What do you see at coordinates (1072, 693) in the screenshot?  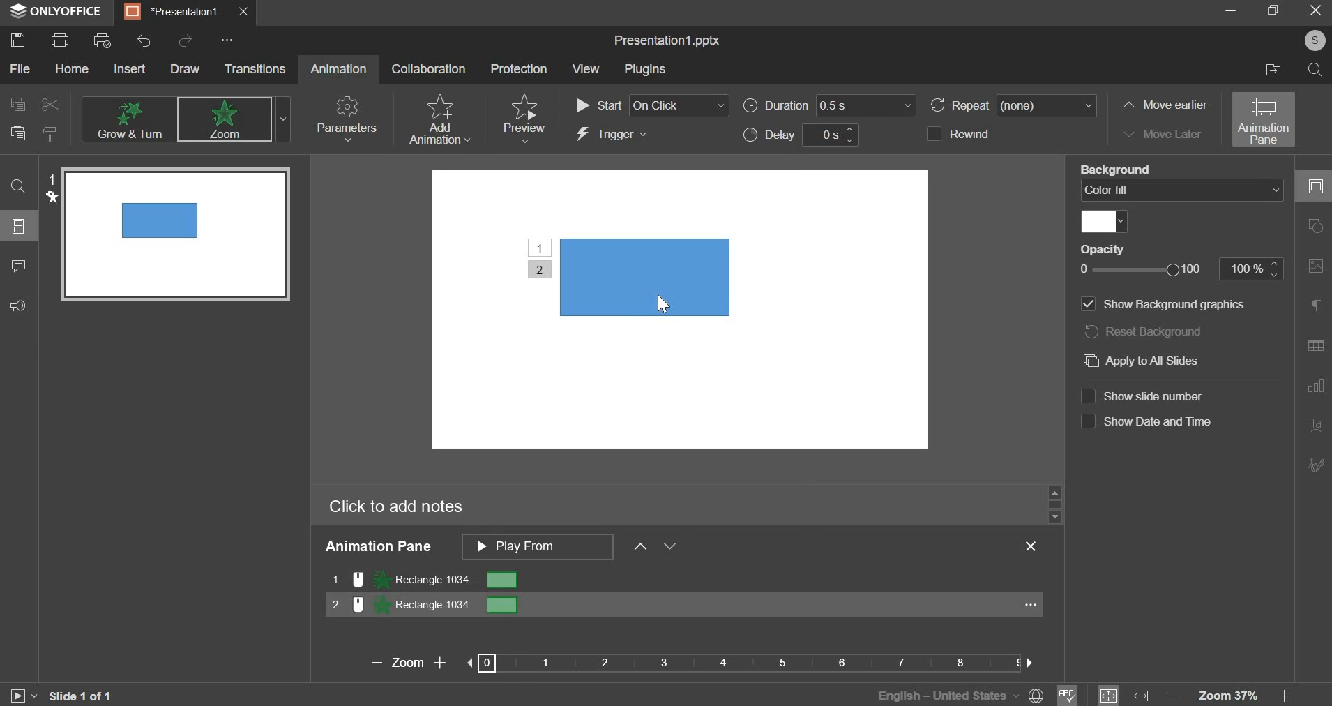 I see `spell check` at bounding box center [1072, 693].